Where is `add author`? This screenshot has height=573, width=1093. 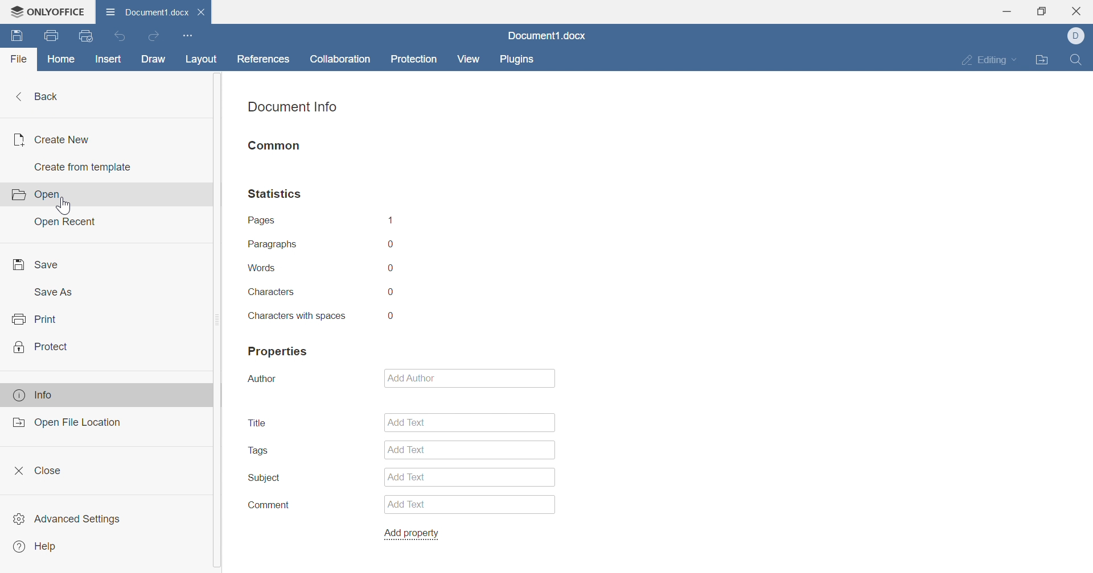 add author is located at coordinates (412, 379).